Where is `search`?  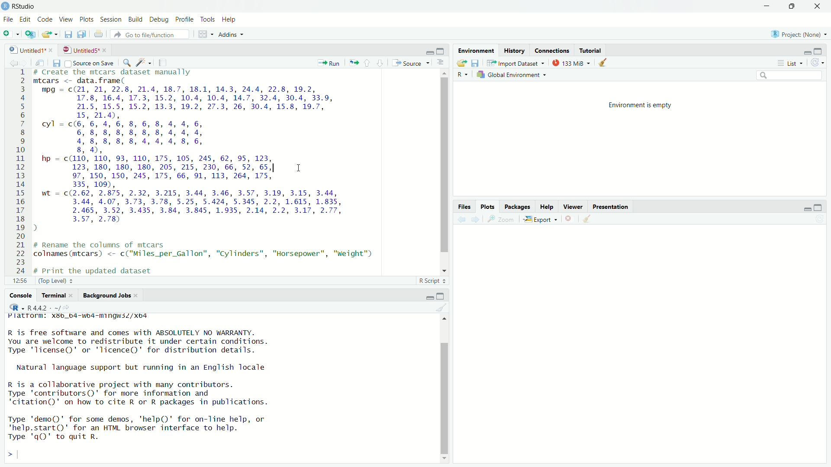
search is located at coordinates (125, 62).